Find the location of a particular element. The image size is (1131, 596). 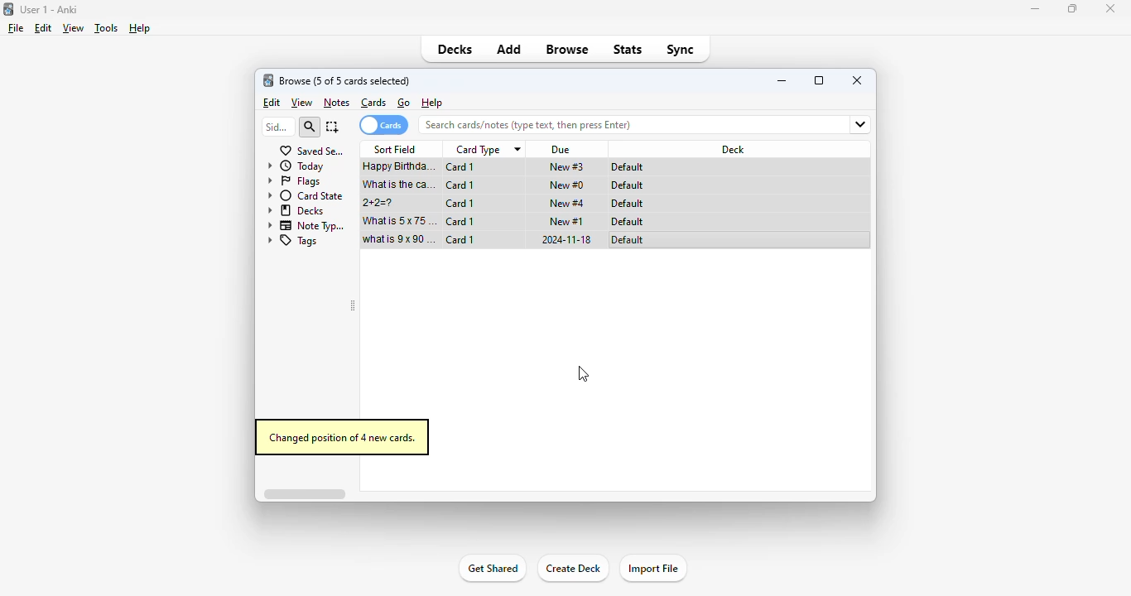

file is located at coordinates (16, 28).